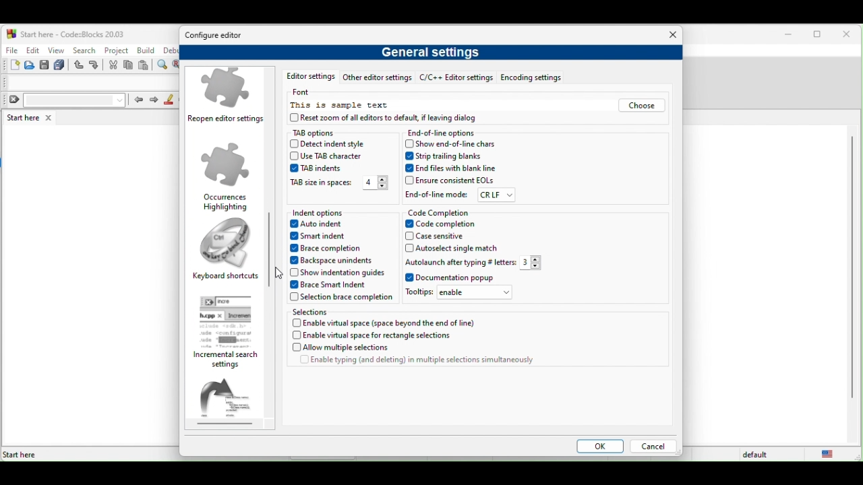 The height and width of the screenshot is (485, 863). Describe the element at coordinates (96, 65) in the screenshot. I see `redo` at that location.